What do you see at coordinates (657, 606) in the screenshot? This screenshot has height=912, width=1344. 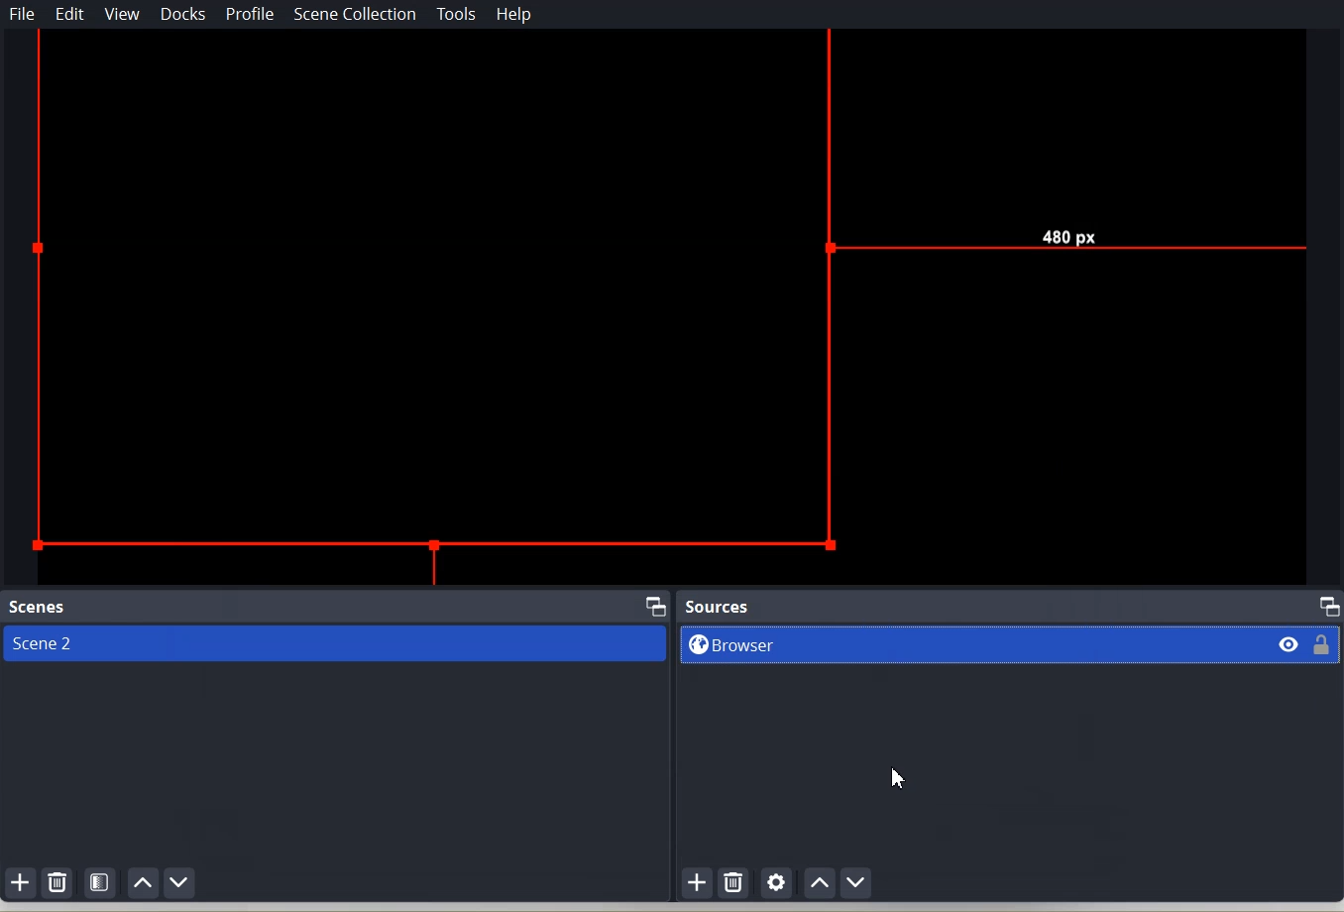 I see `Maximize` at bounding box center [657, 606].